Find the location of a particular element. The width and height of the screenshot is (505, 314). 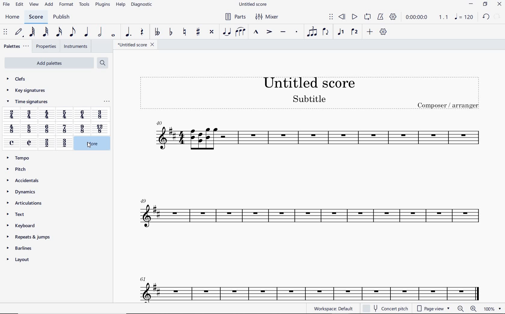

CUSTOMIZE TOOLBAR is located at coordinates (382, 32).